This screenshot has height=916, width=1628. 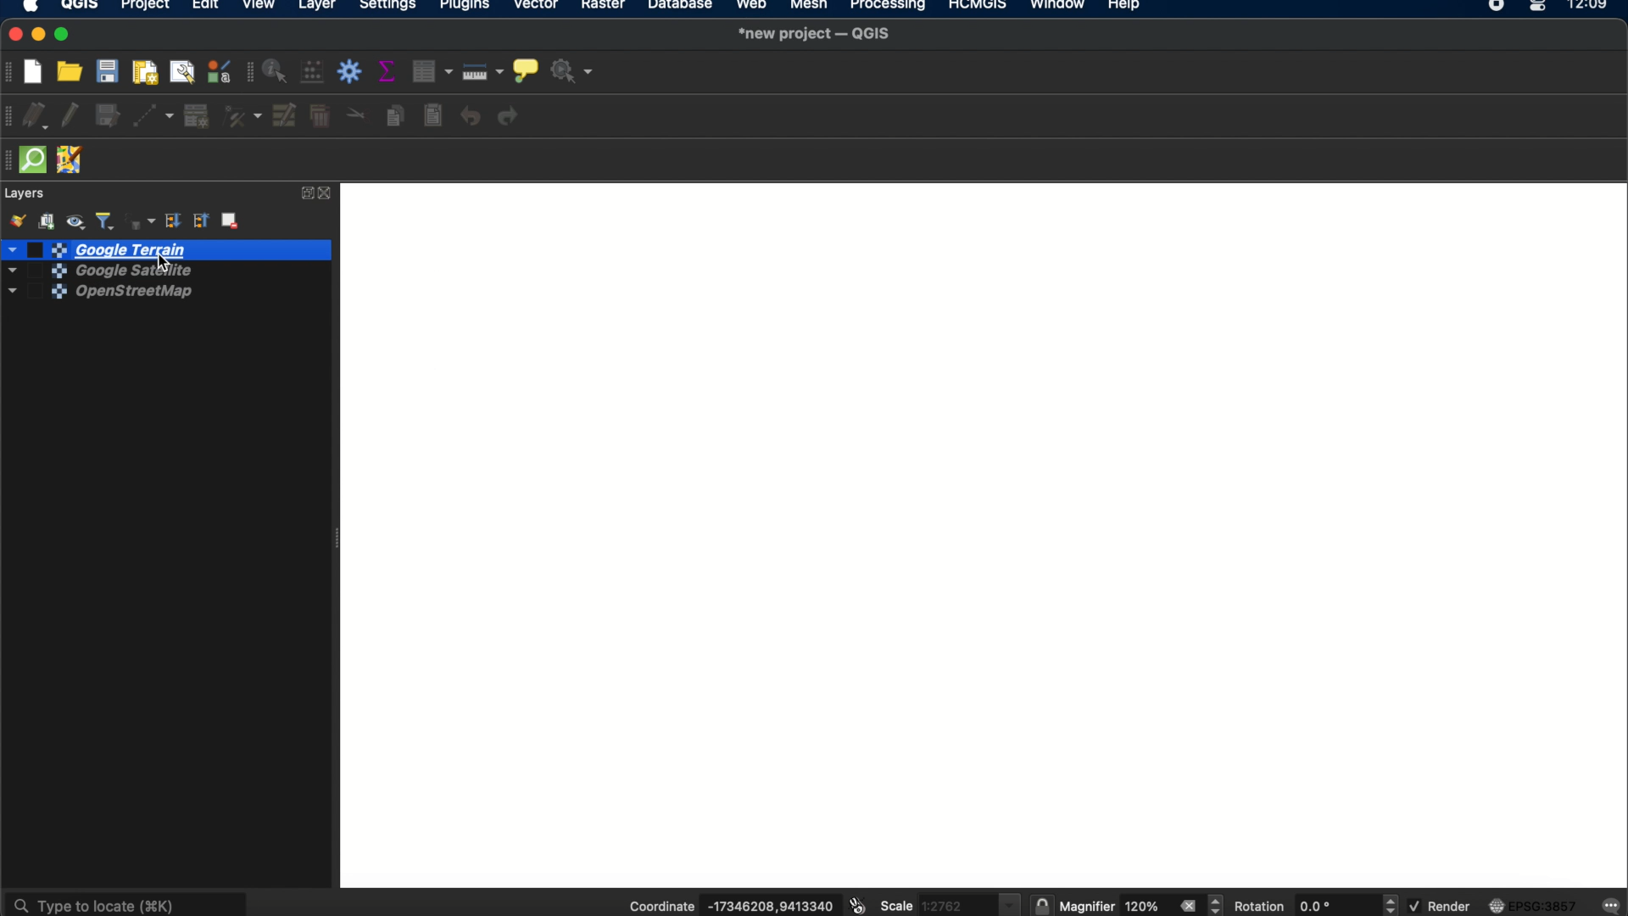 I want to click on attributes toolbar, so click(x=247, y=73).